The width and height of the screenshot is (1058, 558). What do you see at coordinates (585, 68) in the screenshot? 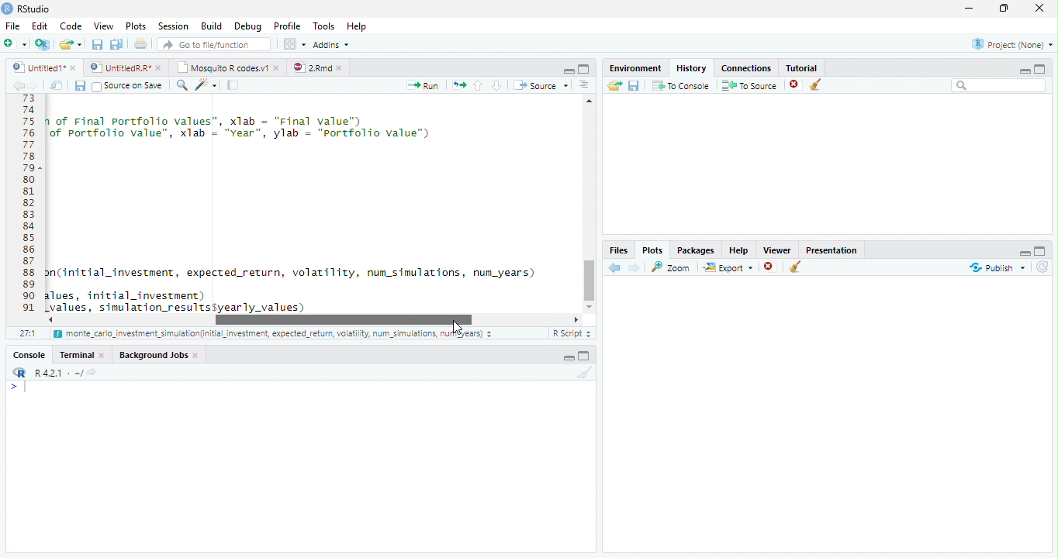
I see `Full Height` at bounding box center [585, 68].